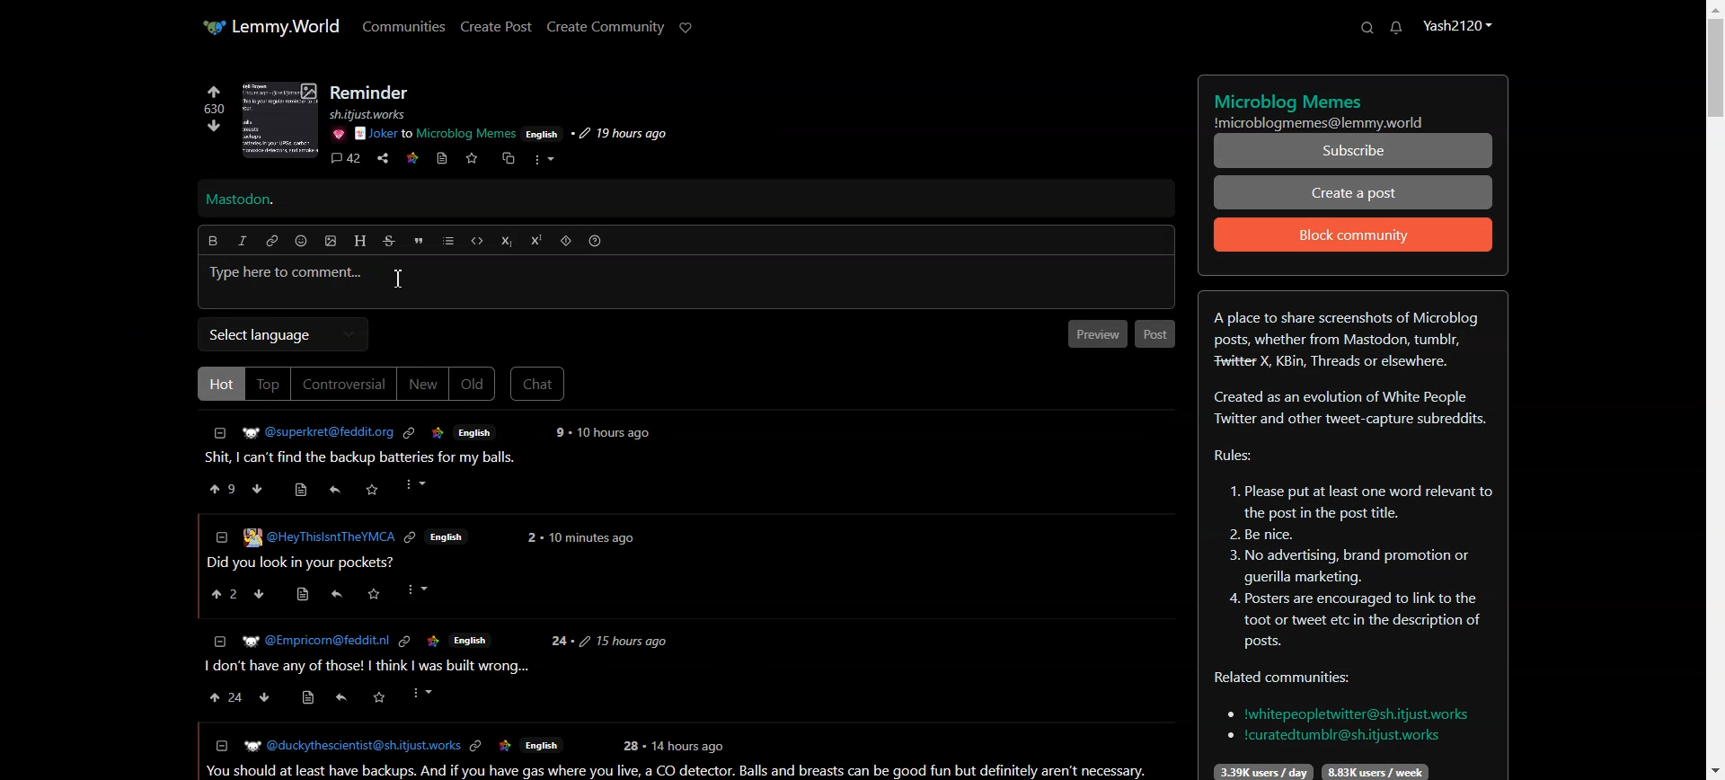 The width and height of the screenshot is (1725, 780). Describe the element at coordinates (557, 432) in the screenshot. I see `` at that location.